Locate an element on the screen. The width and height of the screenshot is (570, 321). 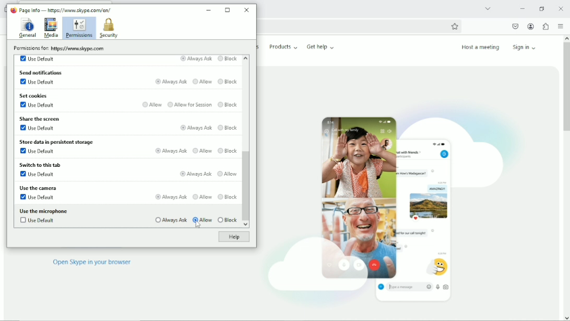
Use default is located at coordinates (39, 59).